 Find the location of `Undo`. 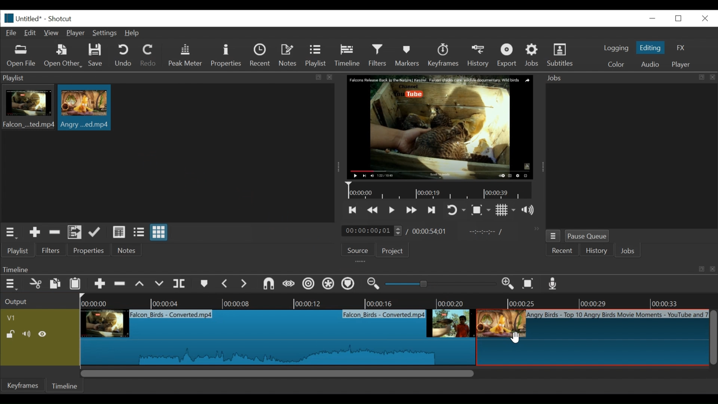

Undo is located at coordinates (124, 56).